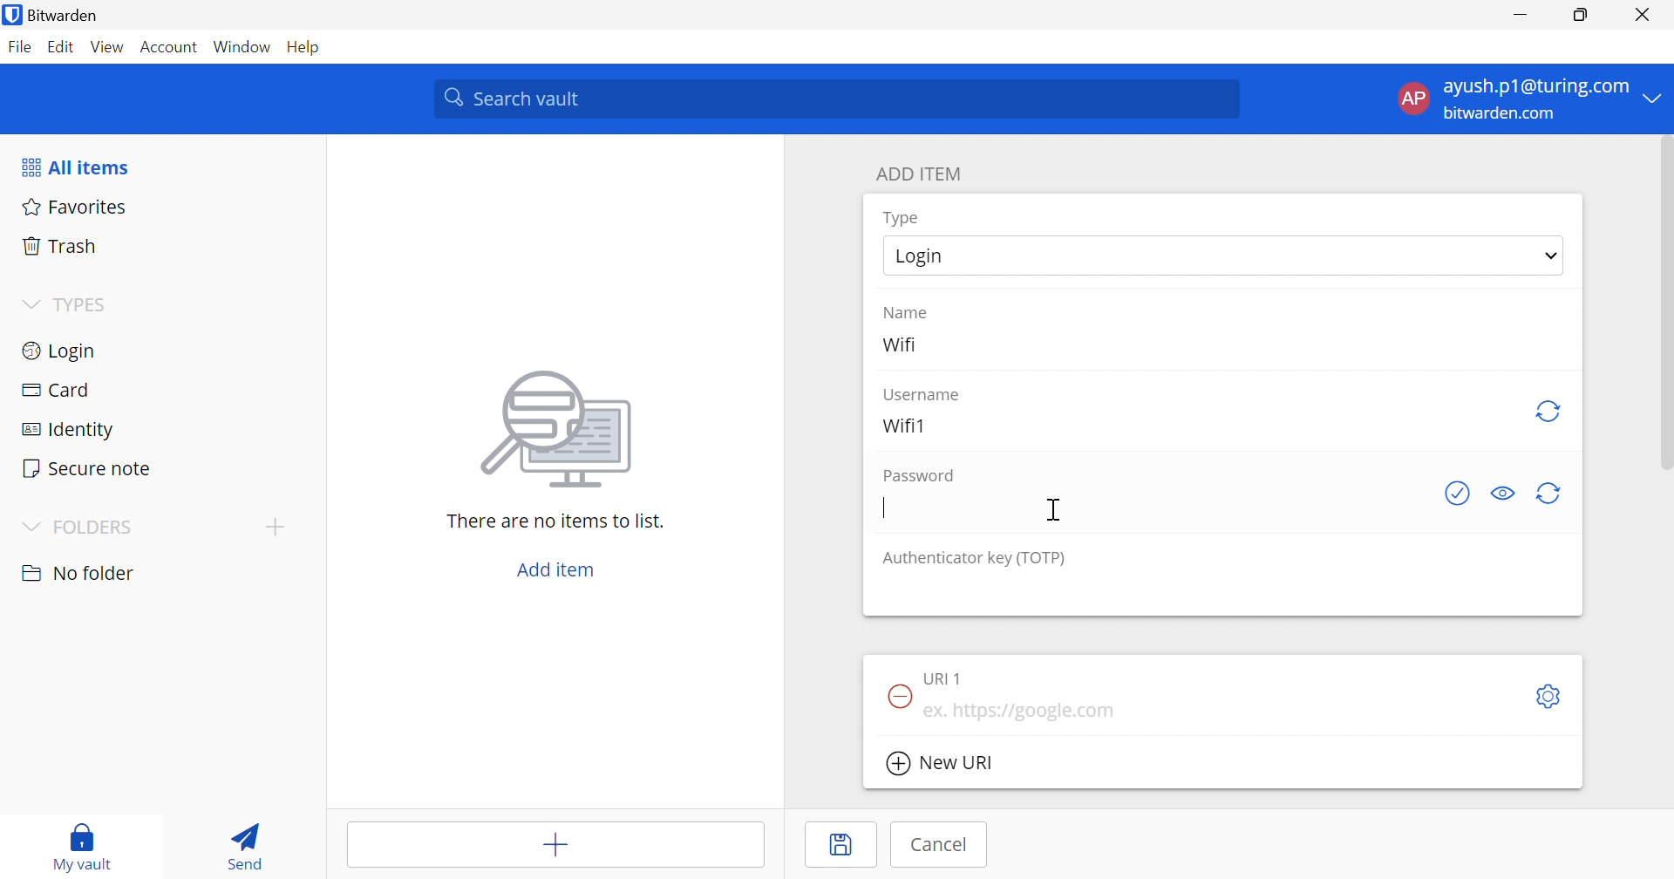 The width and height of the screenshot is (1674, 879). Describe the element at coordinates (71, 205) in the screenshot. I see `Favorites` at that location.